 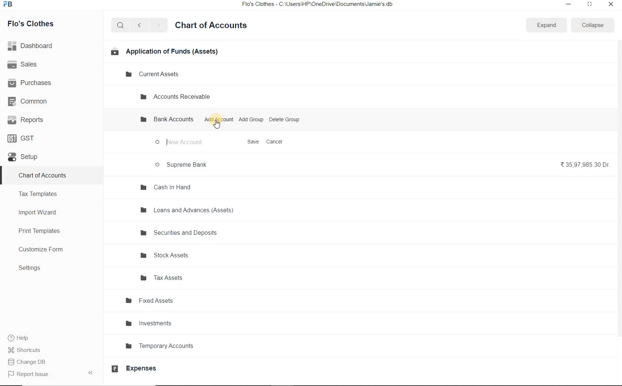 I want to click on Shortcuts, so click(x=24, y=349).